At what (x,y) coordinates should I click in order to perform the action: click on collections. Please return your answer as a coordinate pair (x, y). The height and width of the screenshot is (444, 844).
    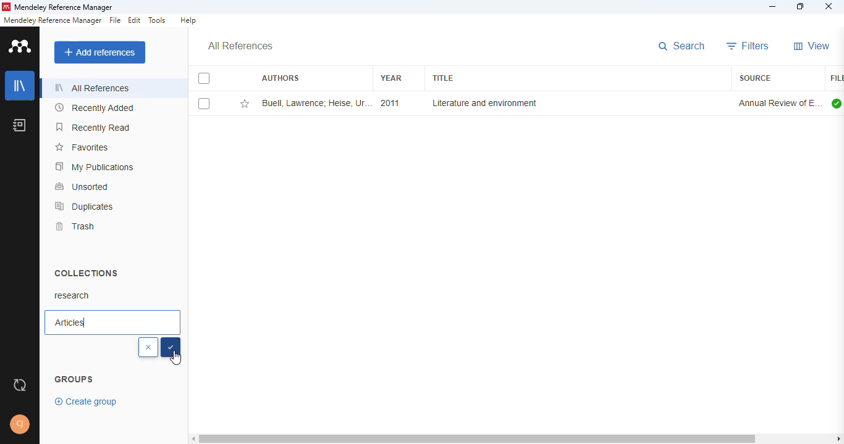
    Looking at the image, I should click on (87, 273).